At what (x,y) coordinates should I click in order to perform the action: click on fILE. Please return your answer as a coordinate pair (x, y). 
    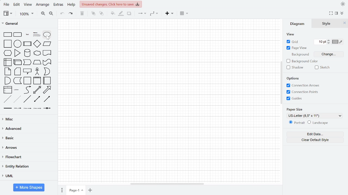
    Looking at the image, I should click on (5, 5).